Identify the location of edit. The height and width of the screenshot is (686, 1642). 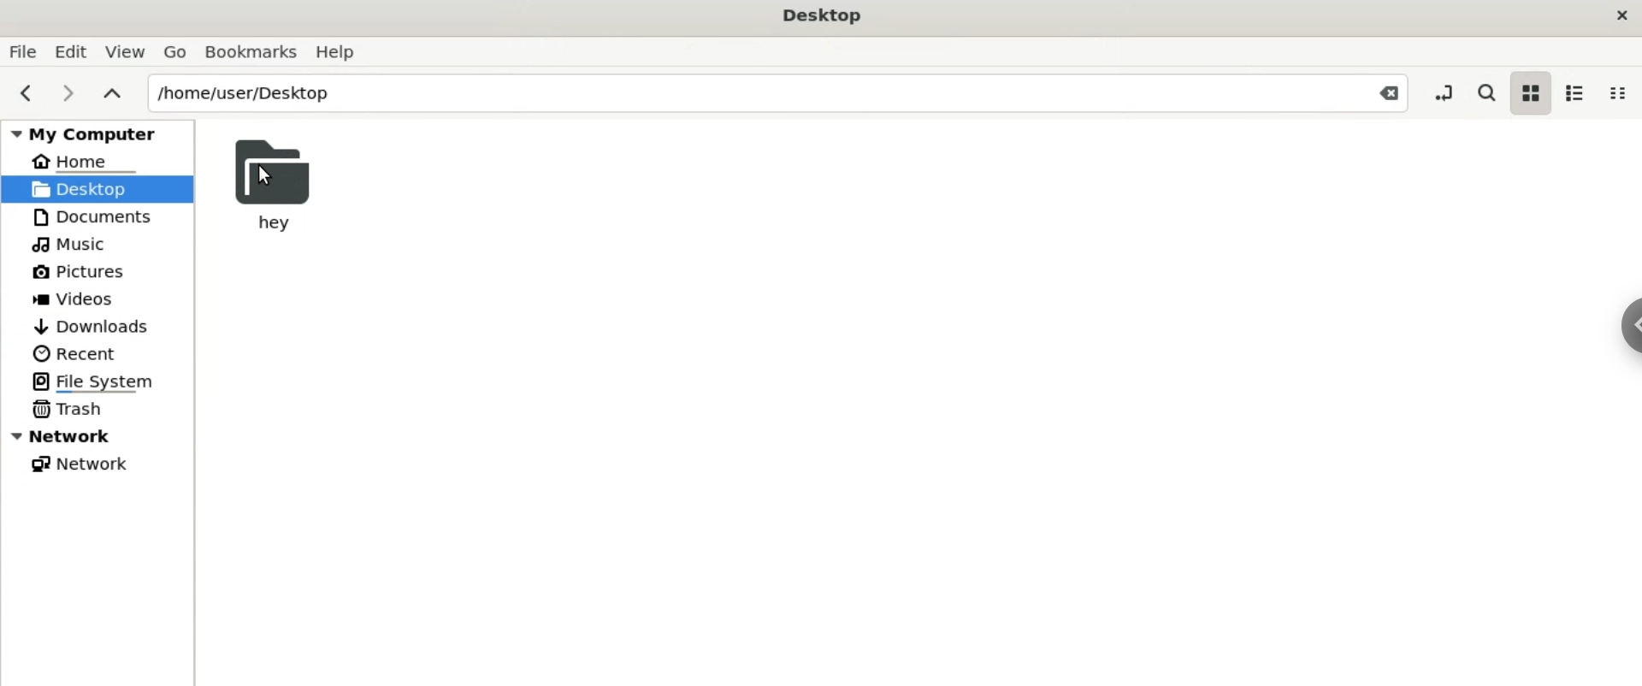
(69, 51).